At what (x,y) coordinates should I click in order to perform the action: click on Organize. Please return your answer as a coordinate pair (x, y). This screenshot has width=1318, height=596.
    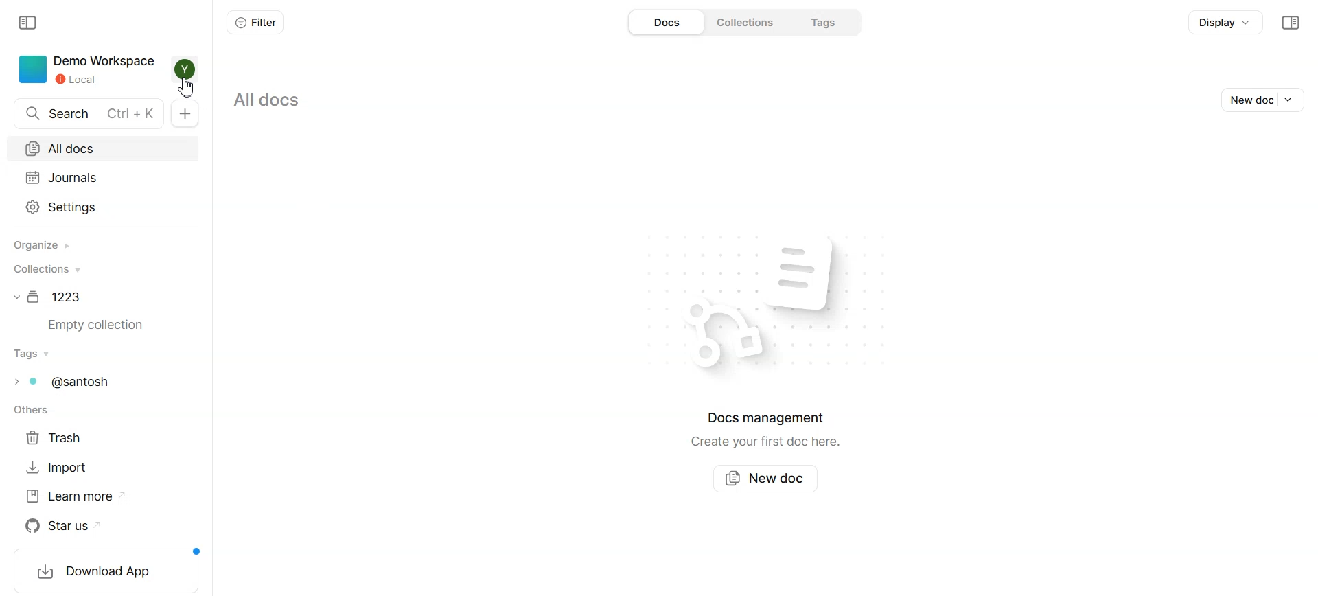
    Looking at the image, I should click on (41, 246).